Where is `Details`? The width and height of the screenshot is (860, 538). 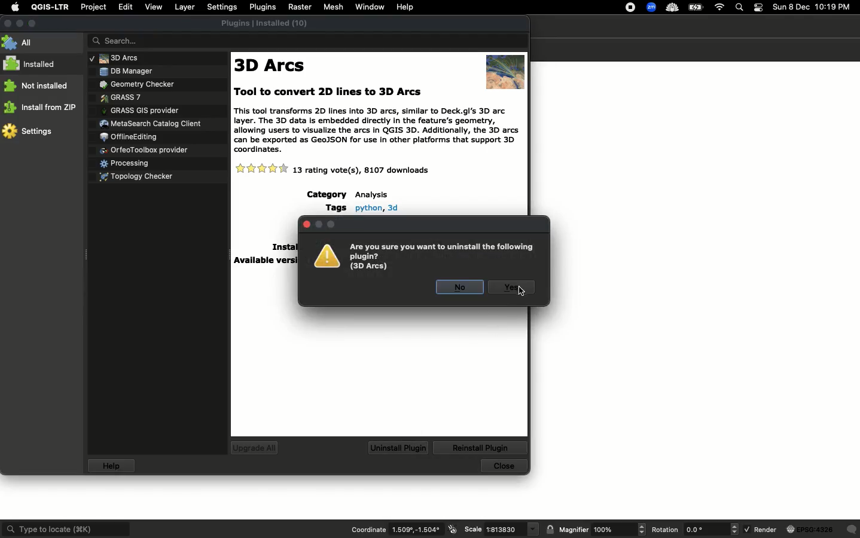
Details is located at coordinates (283, 247).